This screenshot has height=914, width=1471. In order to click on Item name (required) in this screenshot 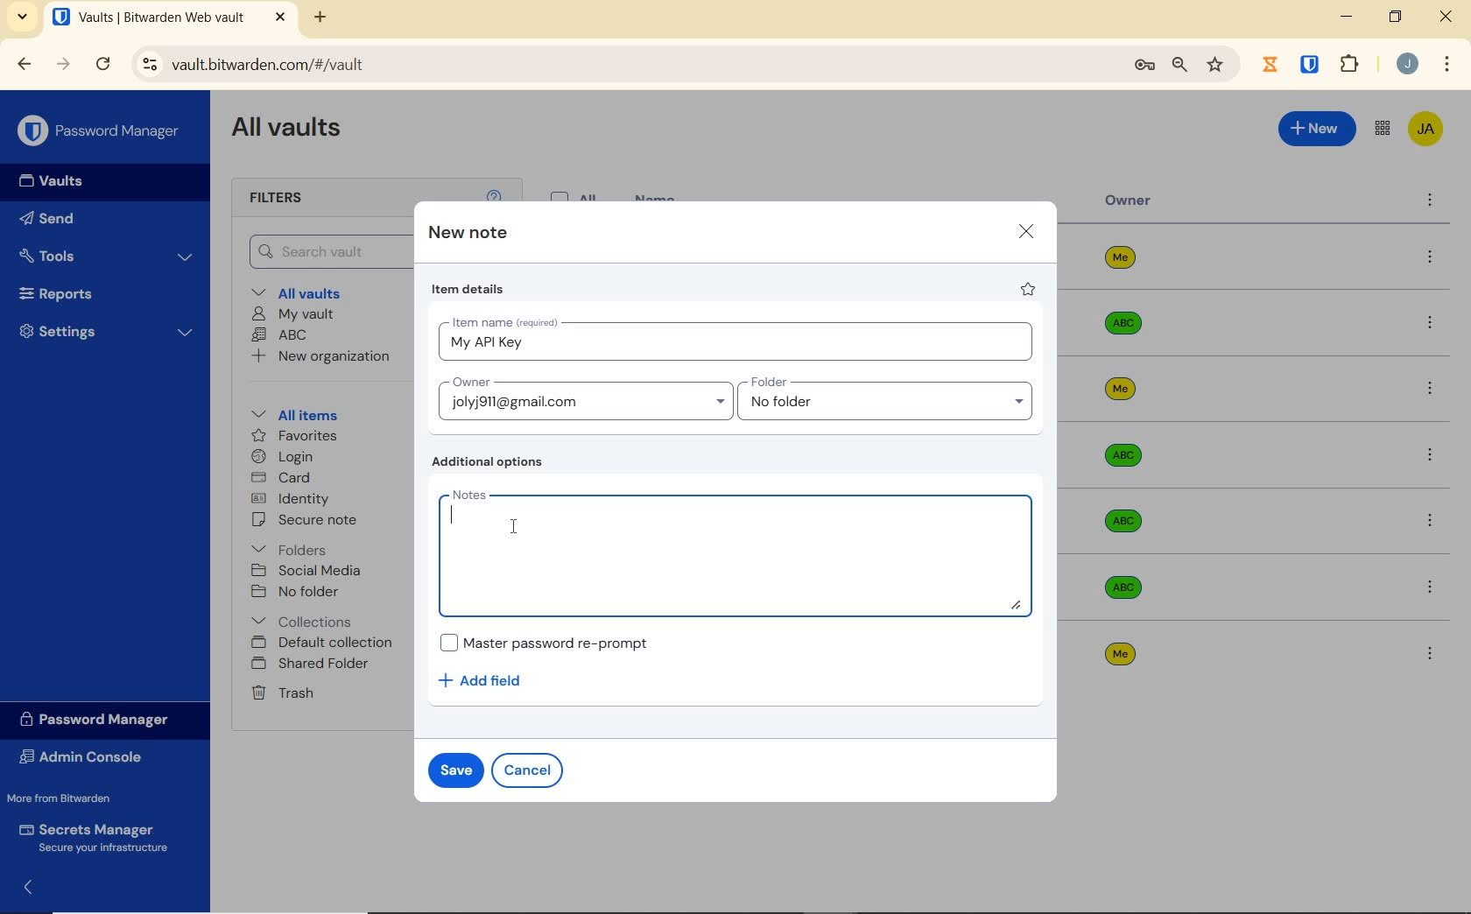, I will do `click(503, 320)`.